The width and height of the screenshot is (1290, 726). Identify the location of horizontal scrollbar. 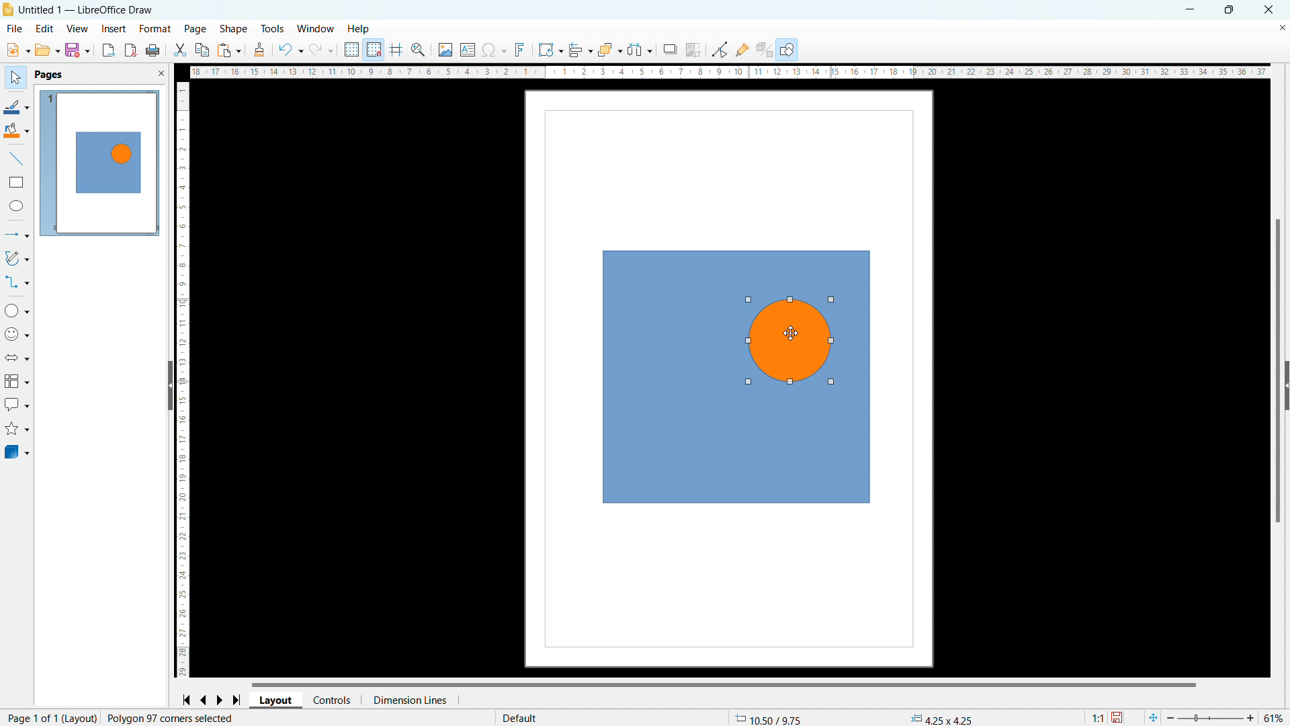
(724, 684).